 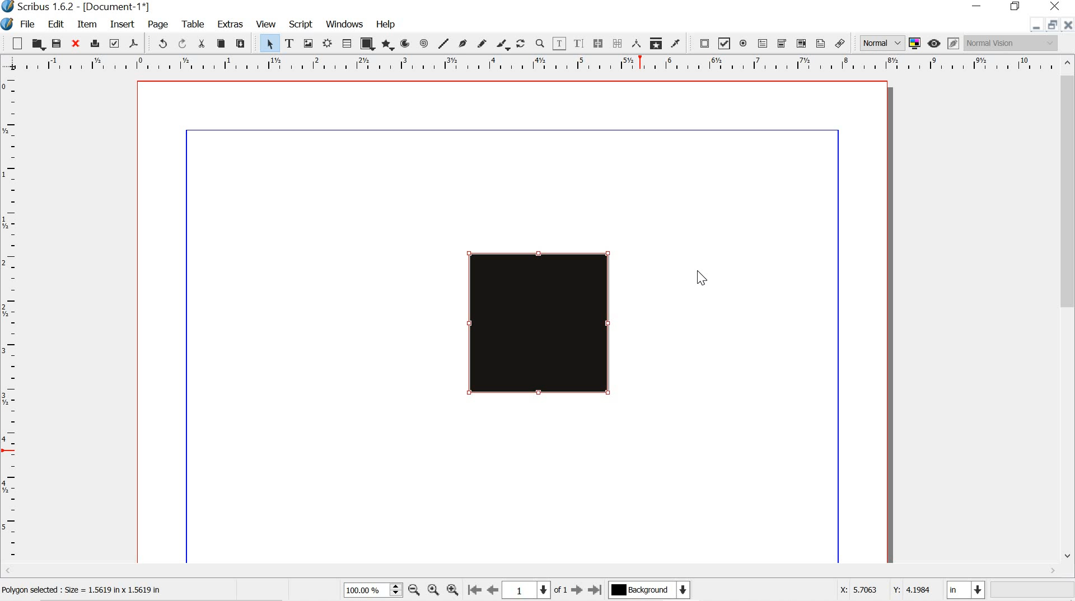 What do you see at coordinates (345, 25) in the screenshot?
I see `windows` at bounding box center [345, 25].